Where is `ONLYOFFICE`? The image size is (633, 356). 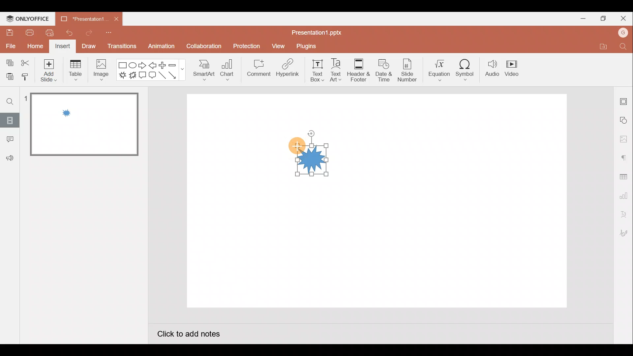
ONLYOFFICE is located at coordinates (28, 18).